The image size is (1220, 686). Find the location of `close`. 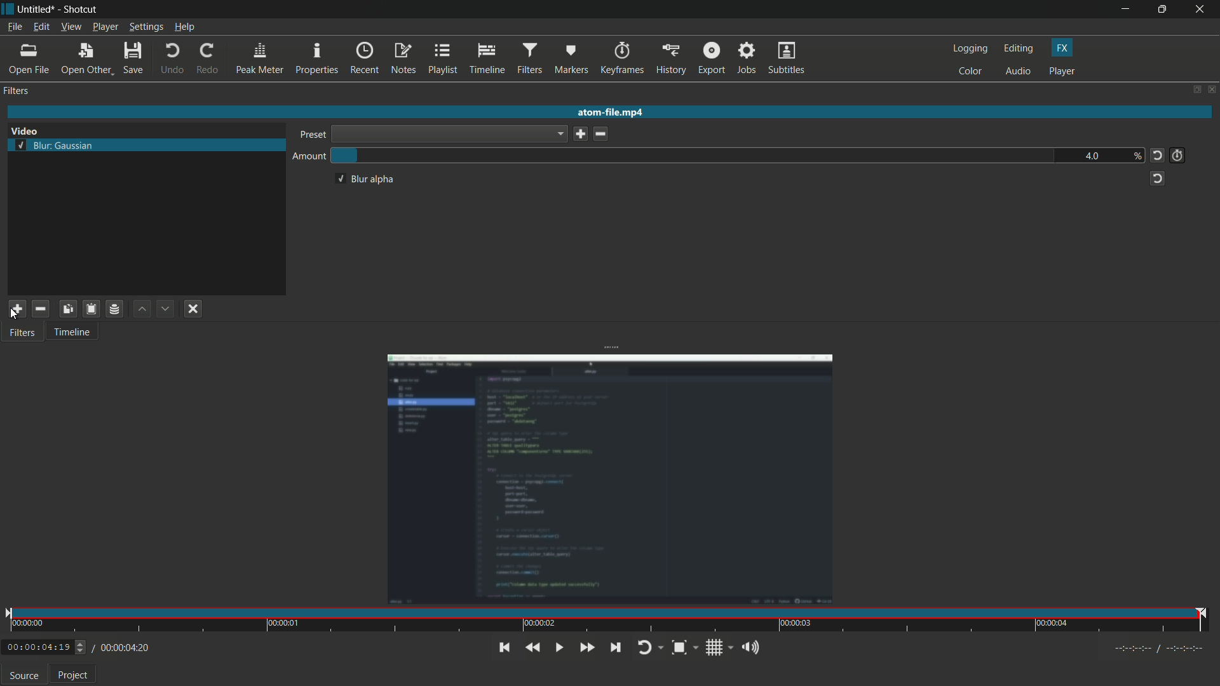

close is located at coordinates (1212, 89).